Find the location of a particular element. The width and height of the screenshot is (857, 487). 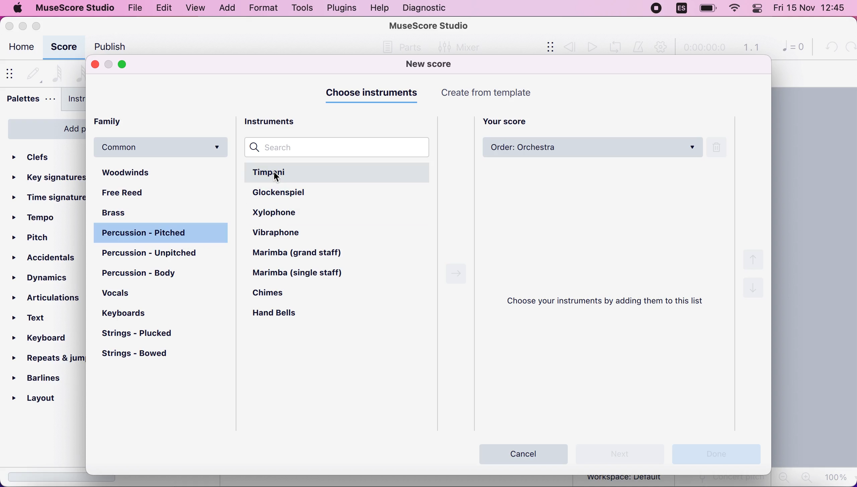

score is located at coordinates (64, 47).